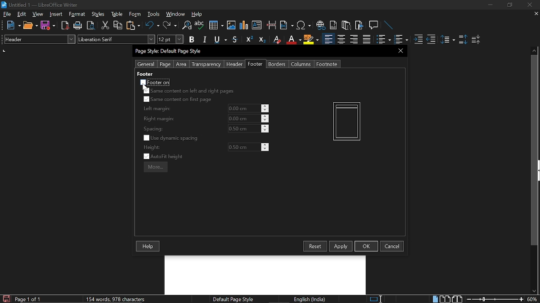  What do you see at coordinates (301, 64) in the screenshot?
I see `Columns` at bounding box center [301, 64].